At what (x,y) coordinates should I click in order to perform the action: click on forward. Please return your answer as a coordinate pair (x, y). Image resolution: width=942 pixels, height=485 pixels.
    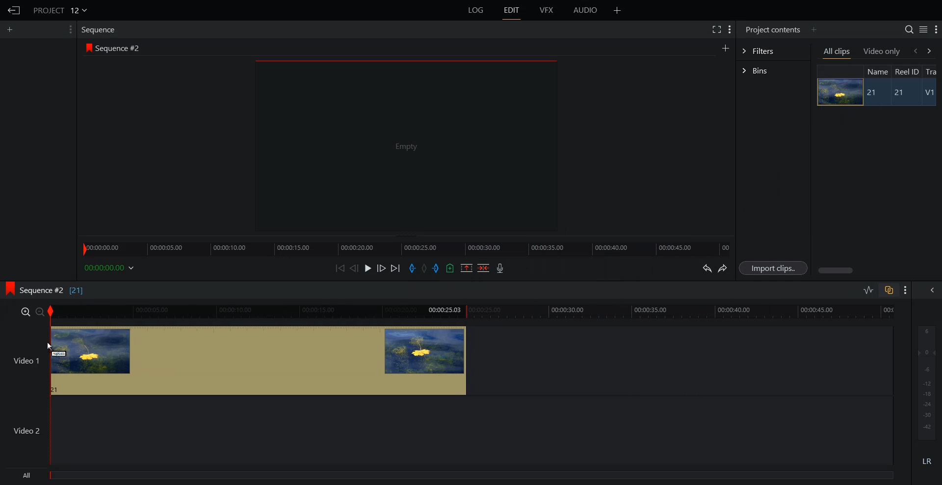
    Looking at the image, I should click on (931, 50).